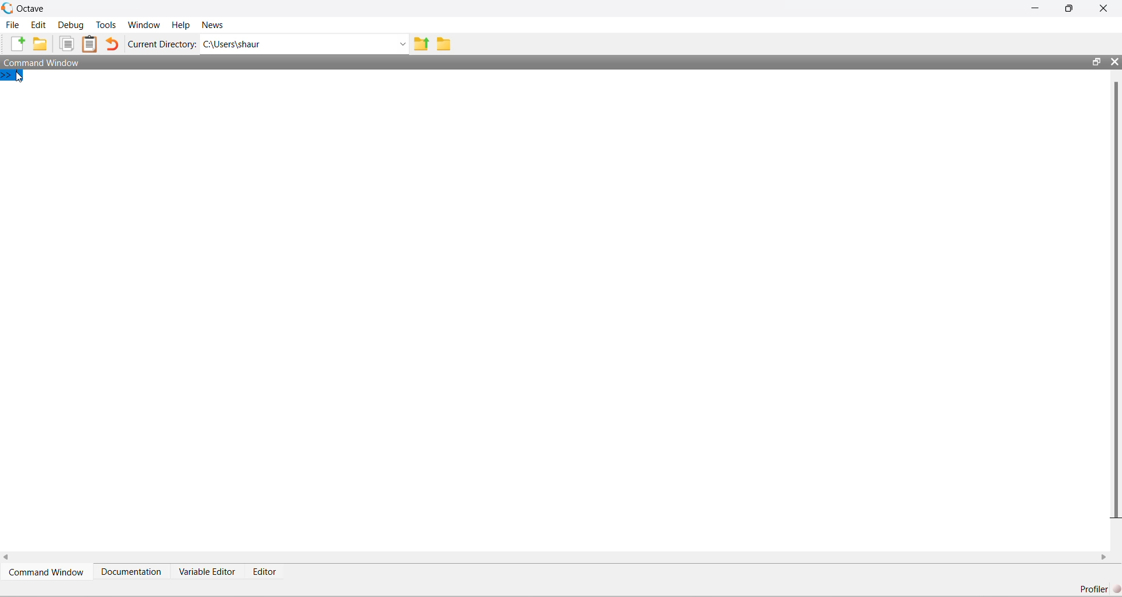 This screenshot has height=597, width=1122. What do you see at coordinates (1114, 61) in the screenshot?
I see `Close` at bounding box center [1114, 61].